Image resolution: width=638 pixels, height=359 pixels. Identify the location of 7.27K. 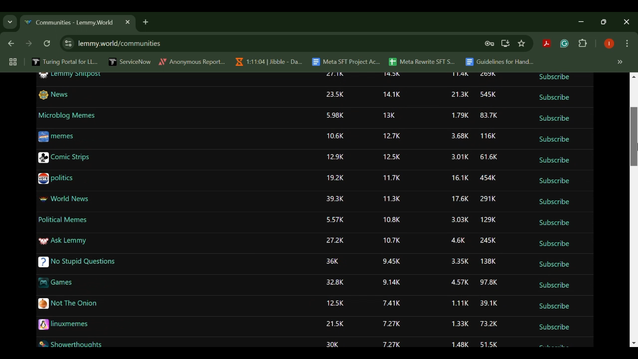
(388, 345).